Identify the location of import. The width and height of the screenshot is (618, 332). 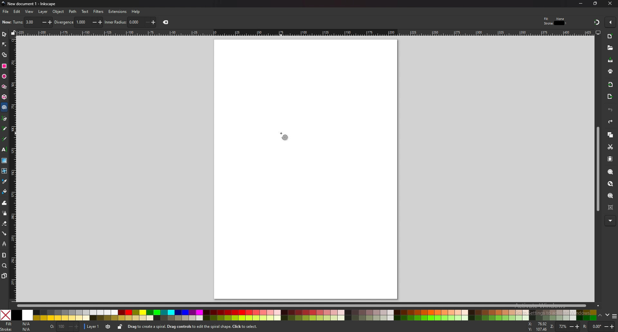
(610, 85).